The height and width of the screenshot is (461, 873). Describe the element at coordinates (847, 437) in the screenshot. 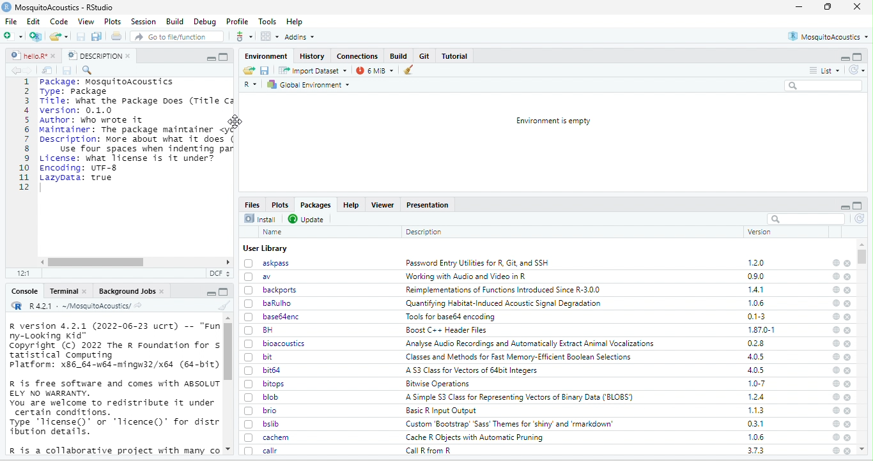

I see `close` at that location.